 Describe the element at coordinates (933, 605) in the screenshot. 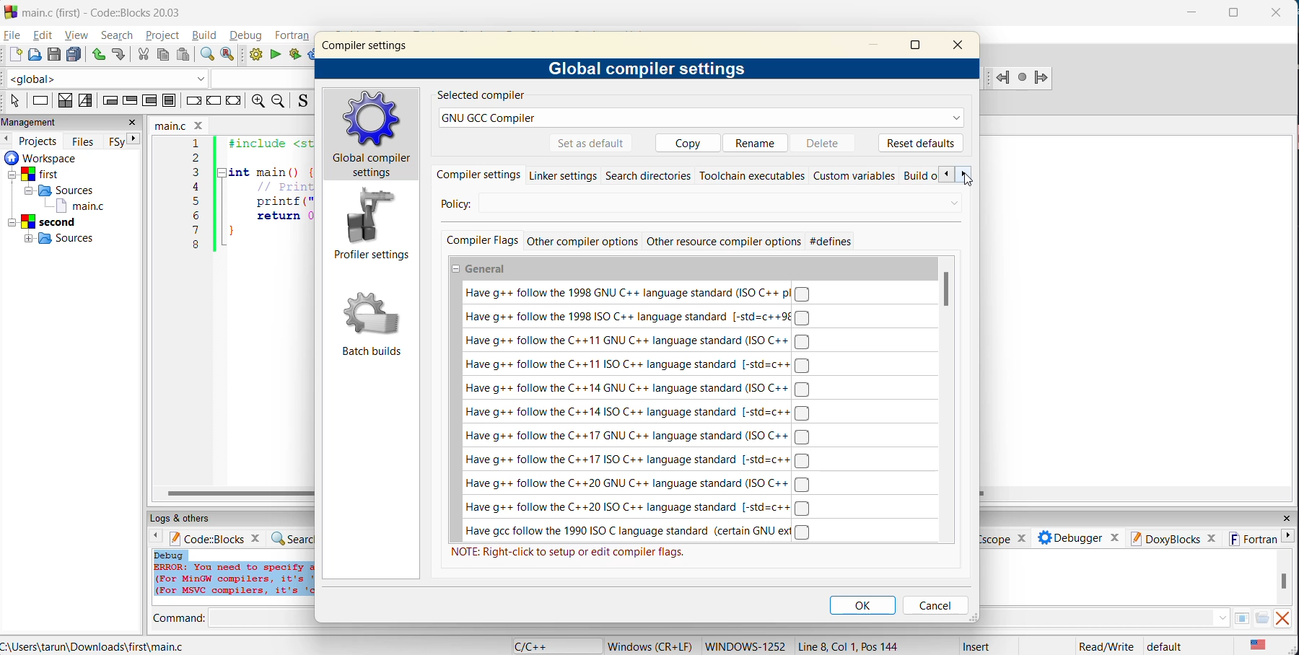

I see `cancel` at that location.